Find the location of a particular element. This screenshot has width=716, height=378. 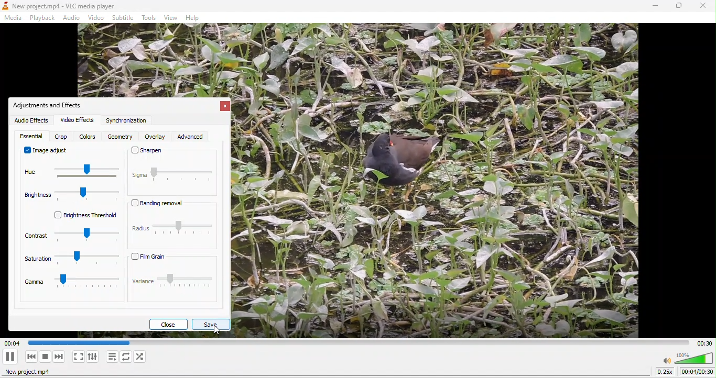

0.25 x is located at coordinates (663, 373).